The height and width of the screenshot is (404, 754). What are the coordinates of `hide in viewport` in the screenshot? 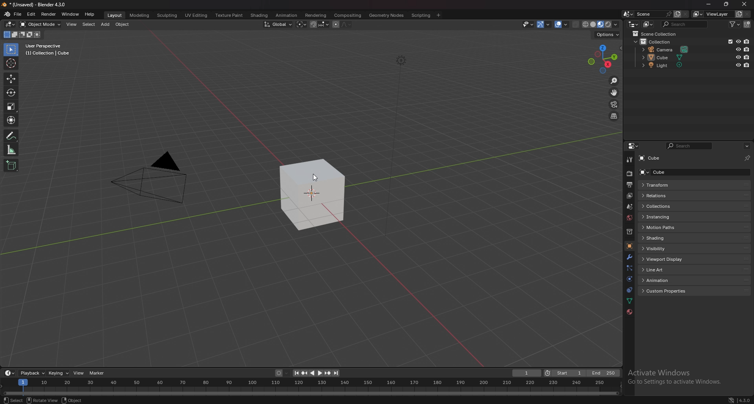 It's located at (738, 66).